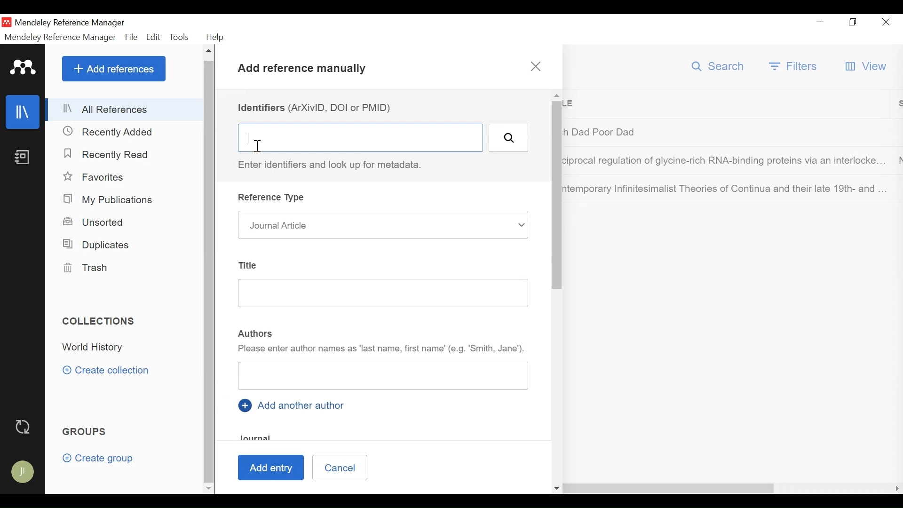  What do you see at coordinates (24, 158) in the screenshot?
I see `Notebook` at bounding box center [24, 158].